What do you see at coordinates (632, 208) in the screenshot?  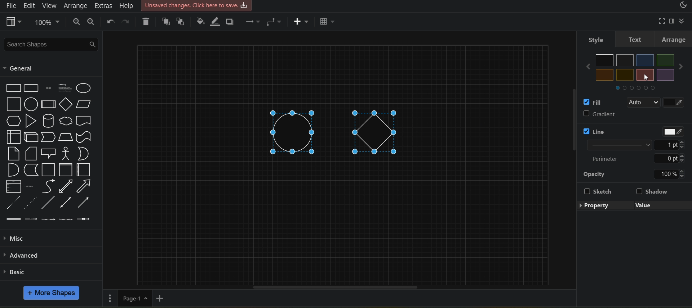 I see `edit` at bounding box center [632, 208].